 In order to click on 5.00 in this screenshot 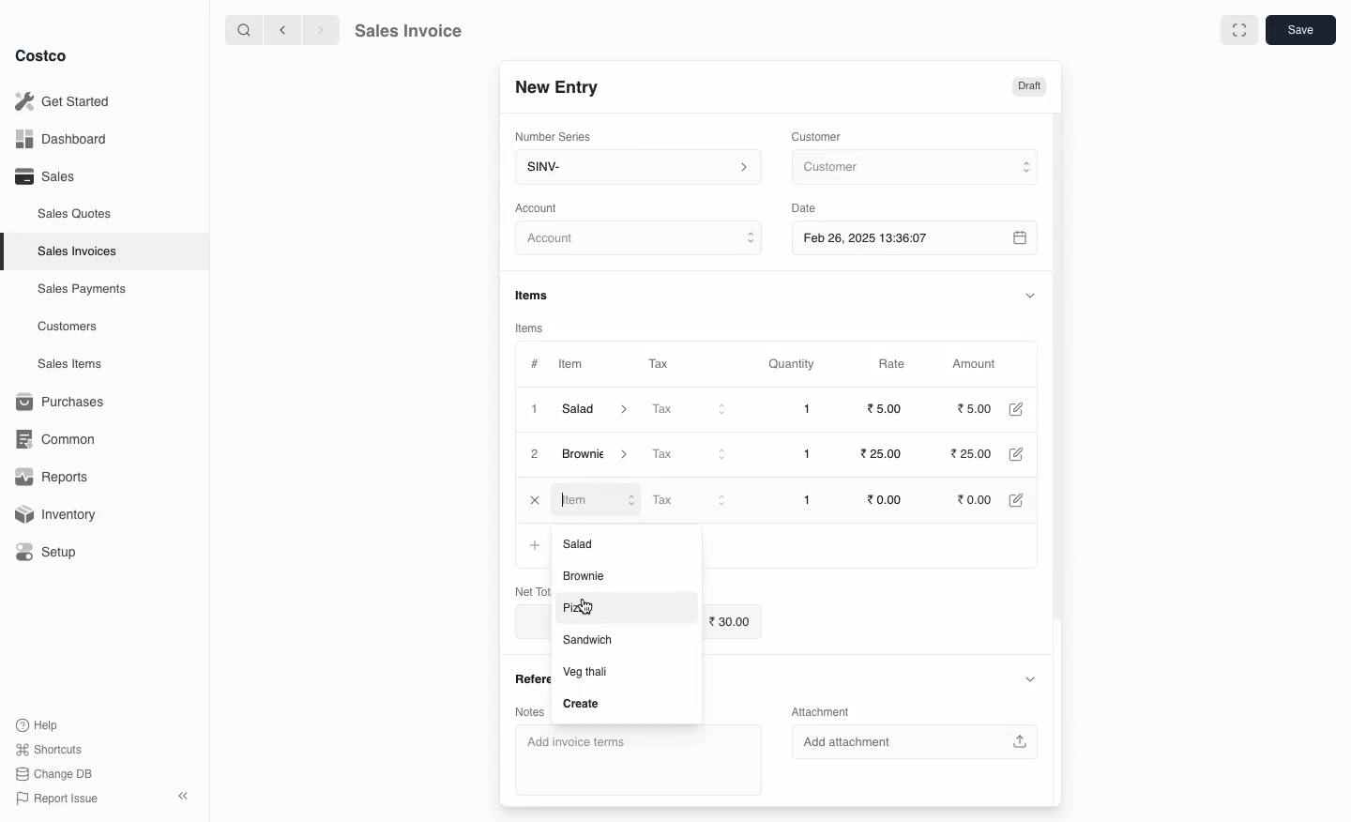, I will do `click(888, 408)`.